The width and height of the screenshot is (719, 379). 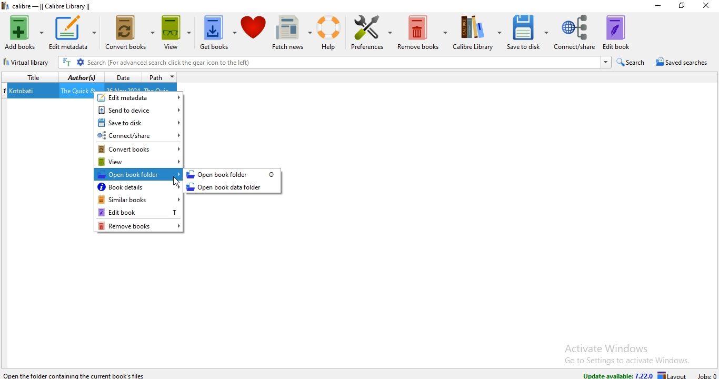 What do you see at coordinates (233, 187) in the screenshot?
I see `open book data folder` at bounding box center [233, 187].